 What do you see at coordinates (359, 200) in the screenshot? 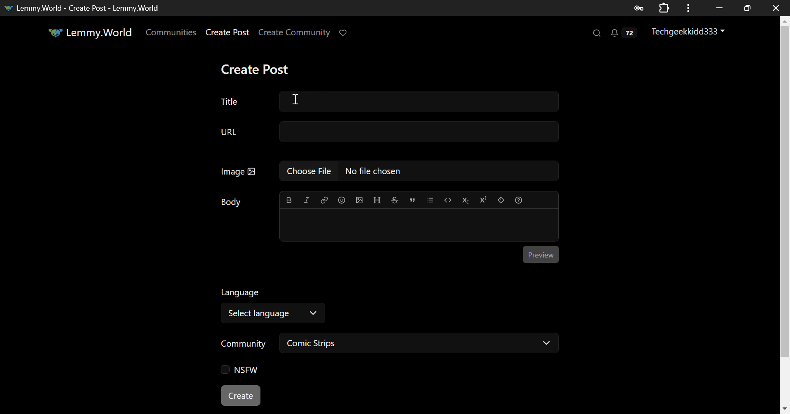
I see `Insert Image` at bounding box center [359, 200].